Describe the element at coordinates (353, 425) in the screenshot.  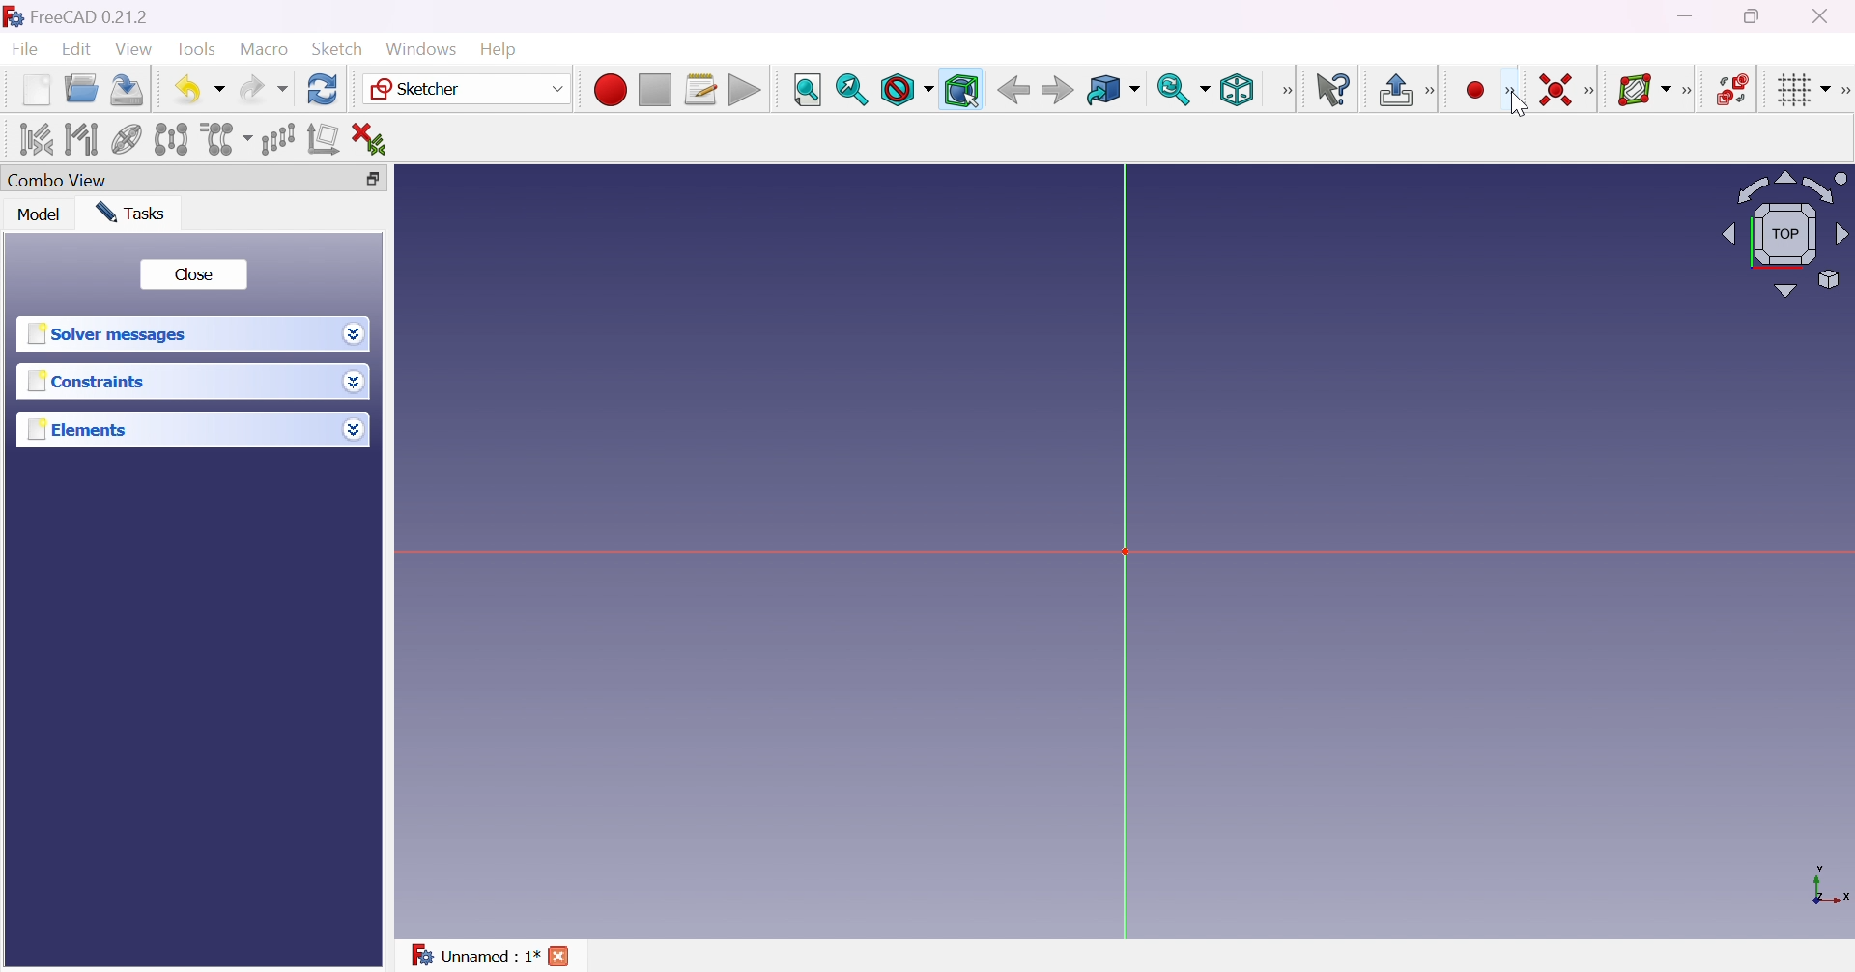
I see `Drop down` at that location.